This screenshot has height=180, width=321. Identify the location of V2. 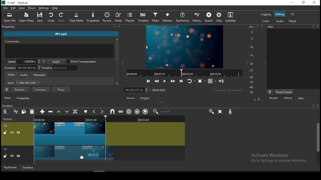
(6, 126).